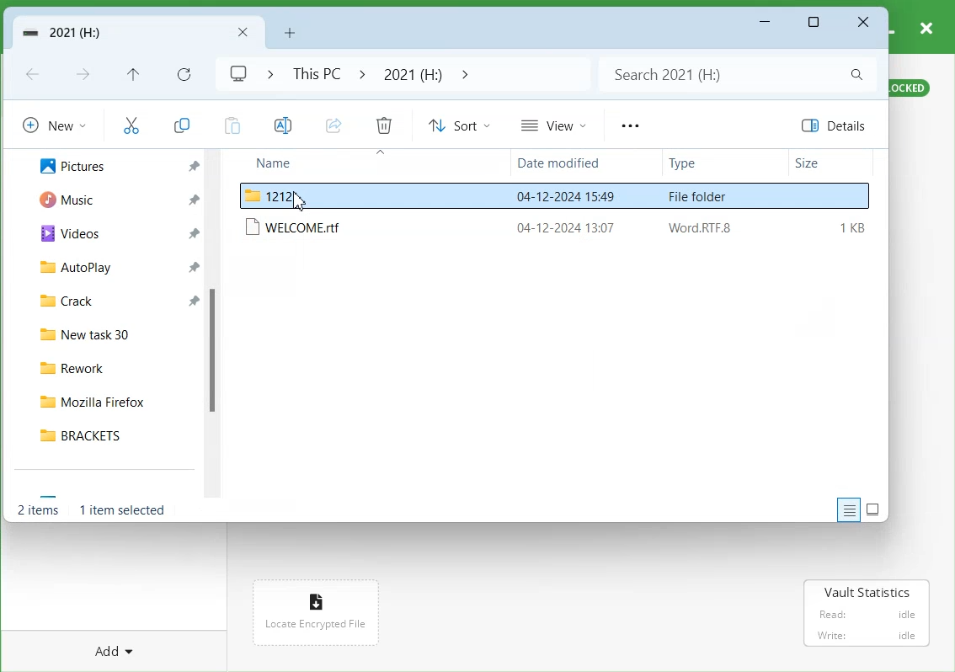 Image resolution: width=955 pixels, height=672 pixels. What do you see at coordinates (114, 403) in the screenshot?
I see `Mozilla Firefox` at bounding box center [114, 403].